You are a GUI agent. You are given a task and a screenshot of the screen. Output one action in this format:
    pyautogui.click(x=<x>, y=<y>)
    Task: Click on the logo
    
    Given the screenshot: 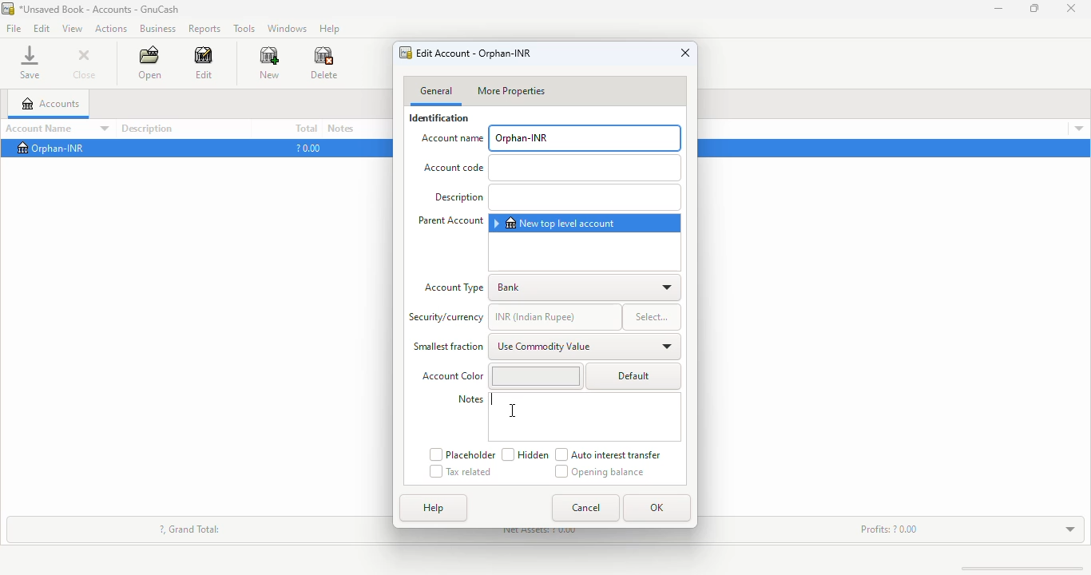 What is the action you would take?
    pyautogui.click(x=405, y=53)
    